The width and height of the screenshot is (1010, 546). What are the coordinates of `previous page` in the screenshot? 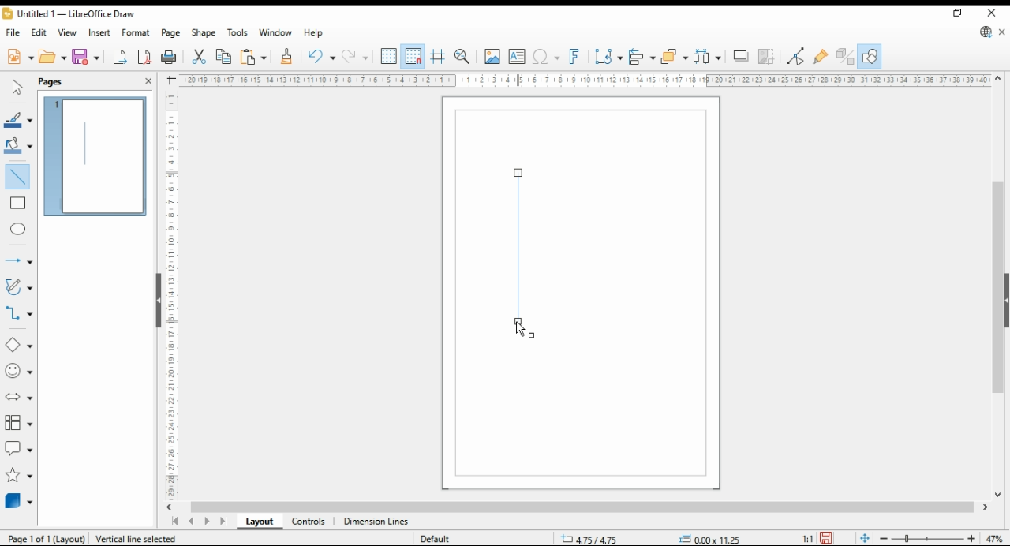 It's located at (191, 522).